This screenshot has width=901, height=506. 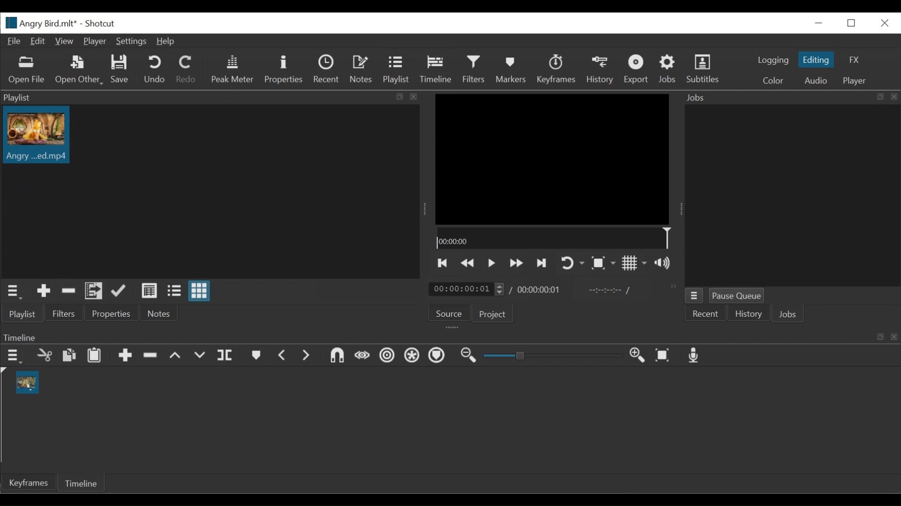 I want to click on Ripple all tracks, so click(x=412, y=356).